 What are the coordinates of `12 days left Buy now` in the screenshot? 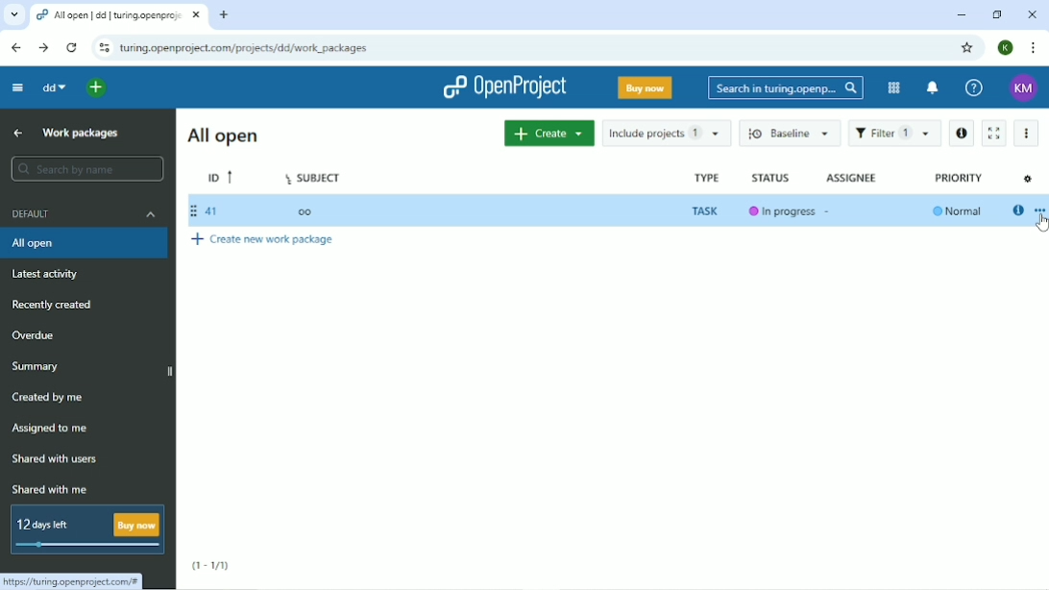 It's located at (85, 530).